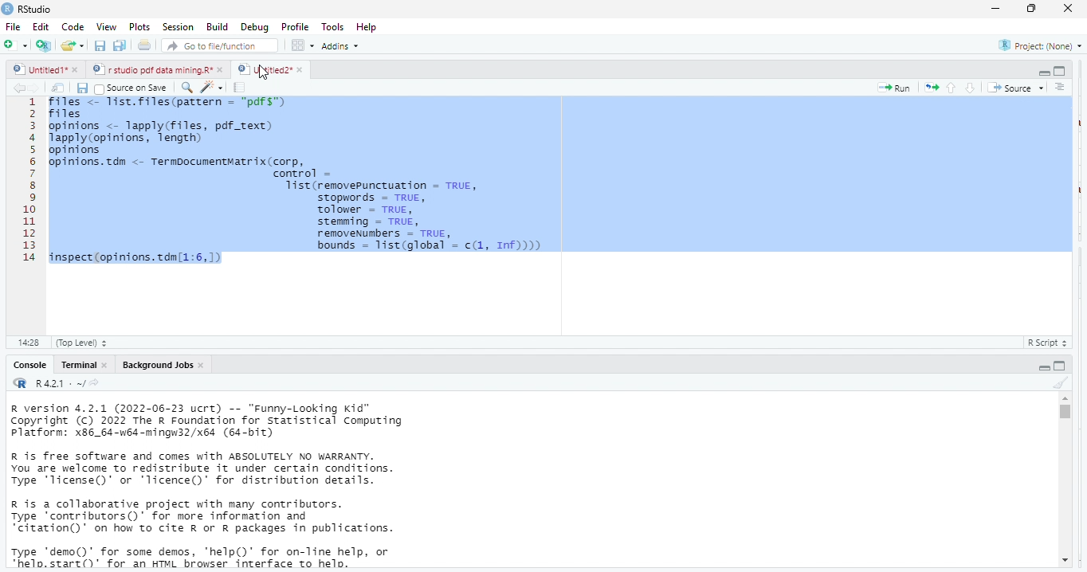 This screenshot has height=572, width=1087. What do you see at coordinates (1061, 365) in the screenshot?
I see `hide console` at bounding box center [1061, 365].